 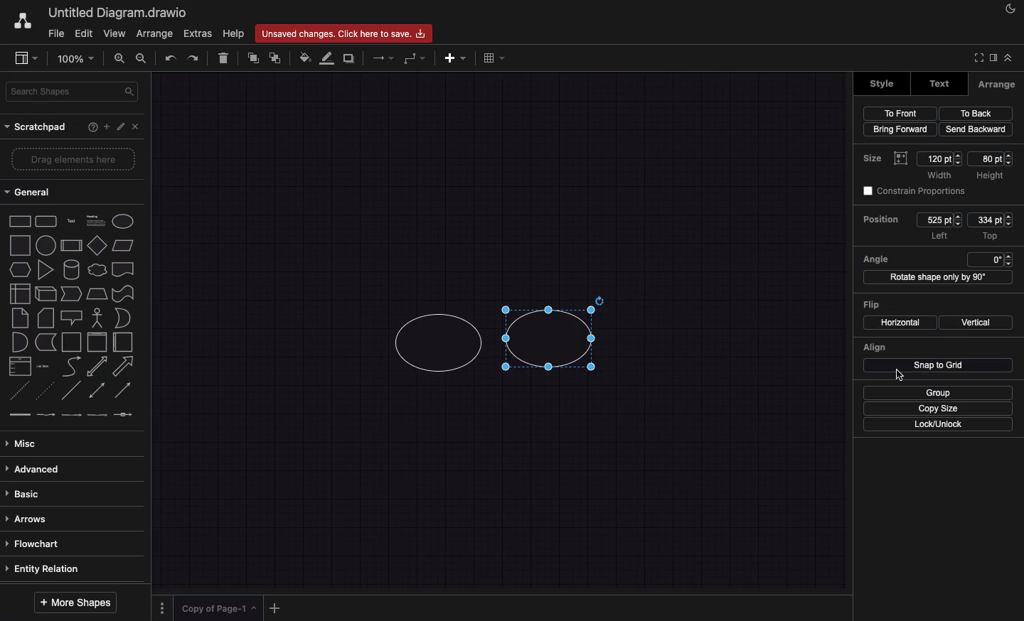 What do you see at coordinates (118, 13) in the screenshot?
I see `untitled diagram.drawio` at bounding box center [118, 13].